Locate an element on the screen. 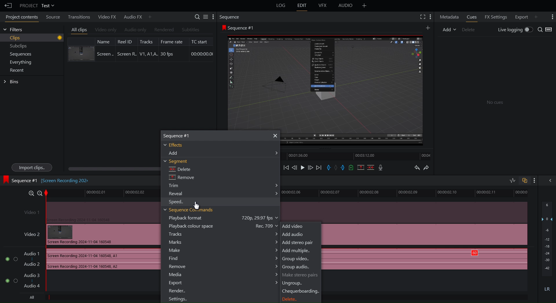 The width and height of the screenshot is (556, 303). Timeline is located at coordinates (408, 192).